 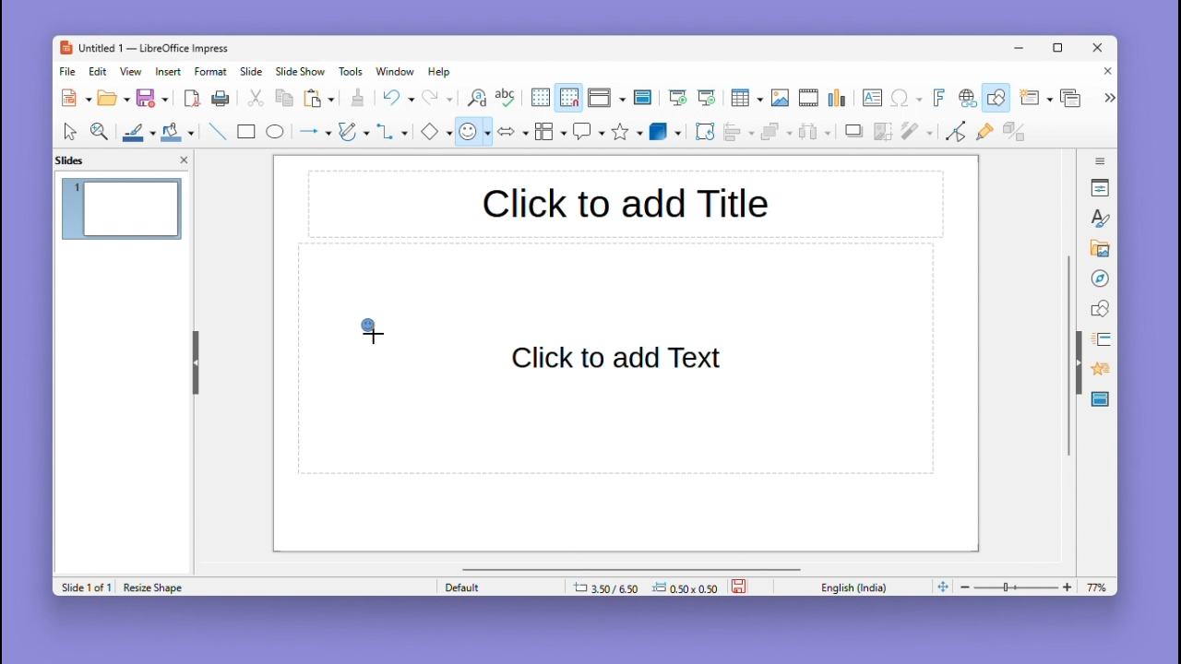 I want to click on snap to grid, so click(x=568, y=98).